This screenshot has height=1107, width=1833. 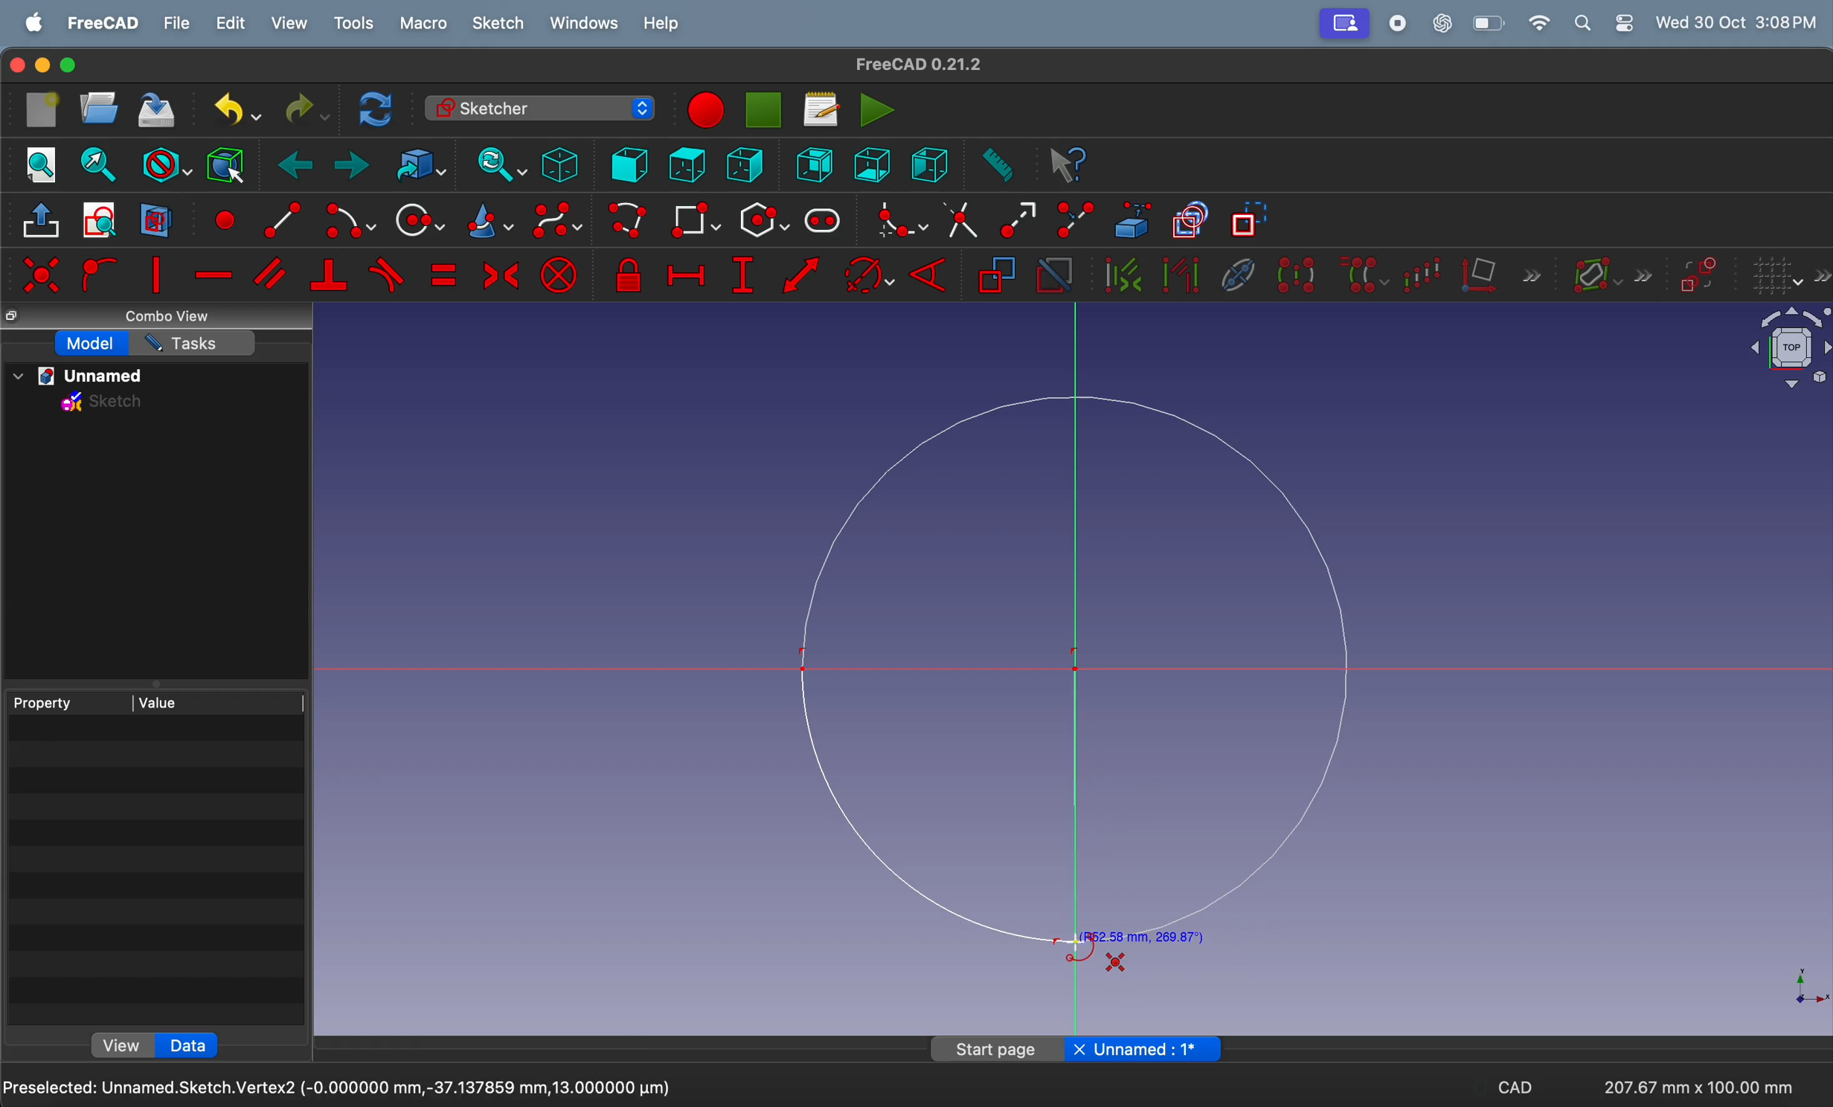 I want to click on open new document, so click(x=99, y=108).